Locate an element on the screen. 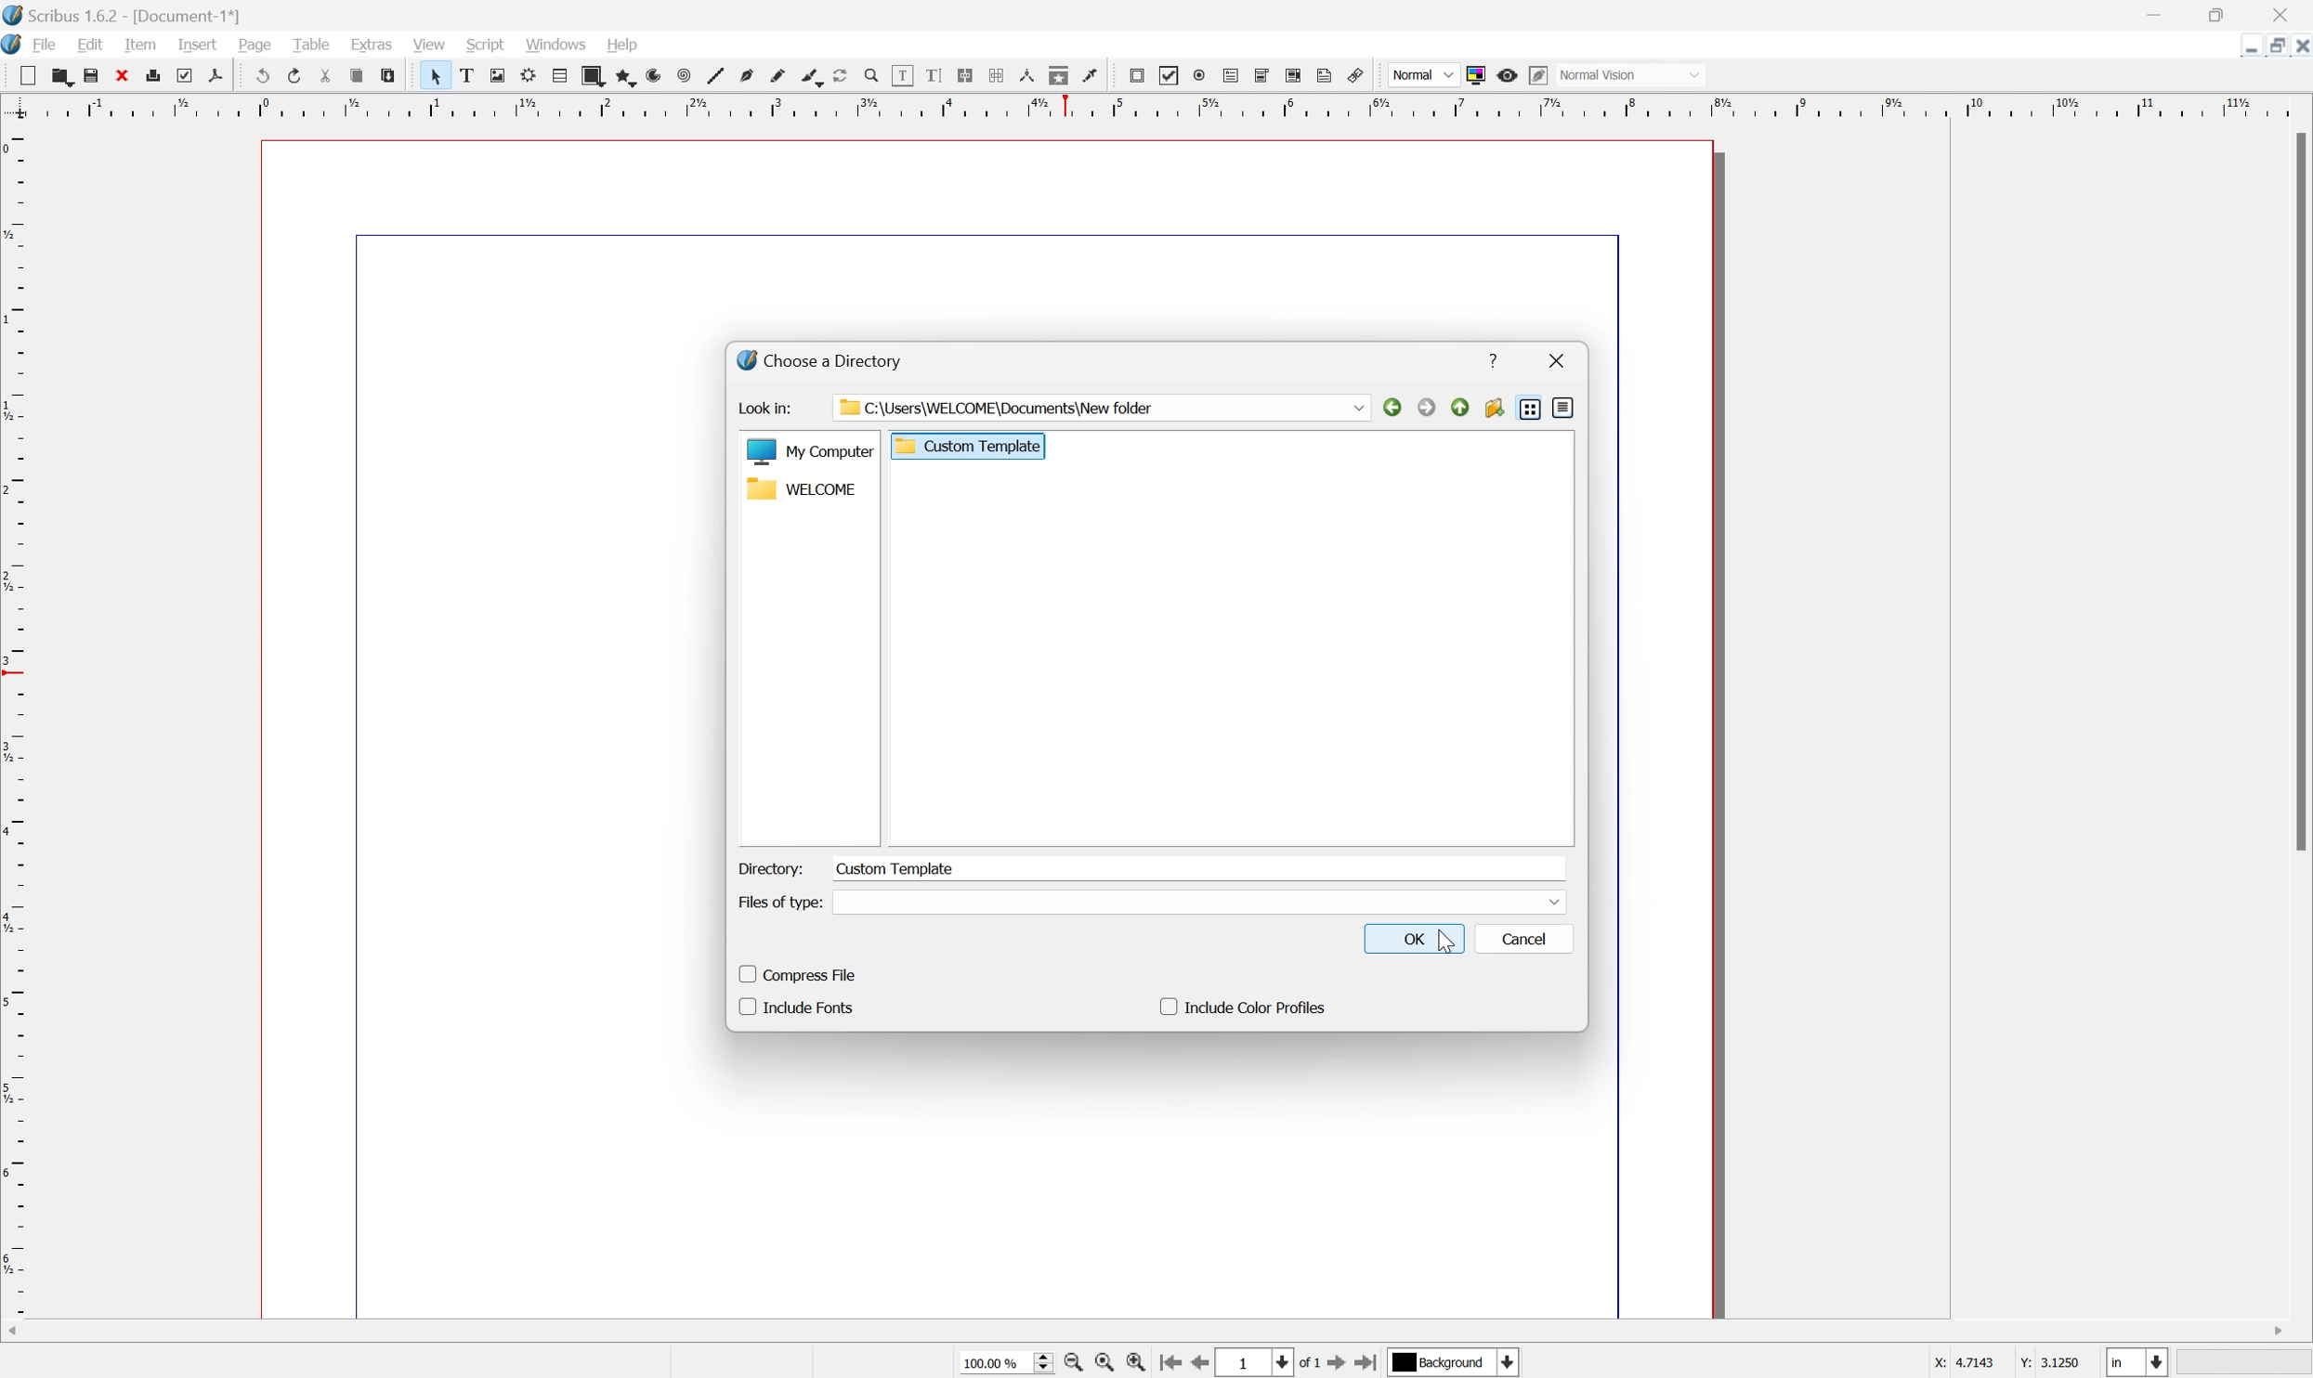 The height and width of the screenshot is (1378, 2313). Unlink text frames is located at coordinates (998, 73).